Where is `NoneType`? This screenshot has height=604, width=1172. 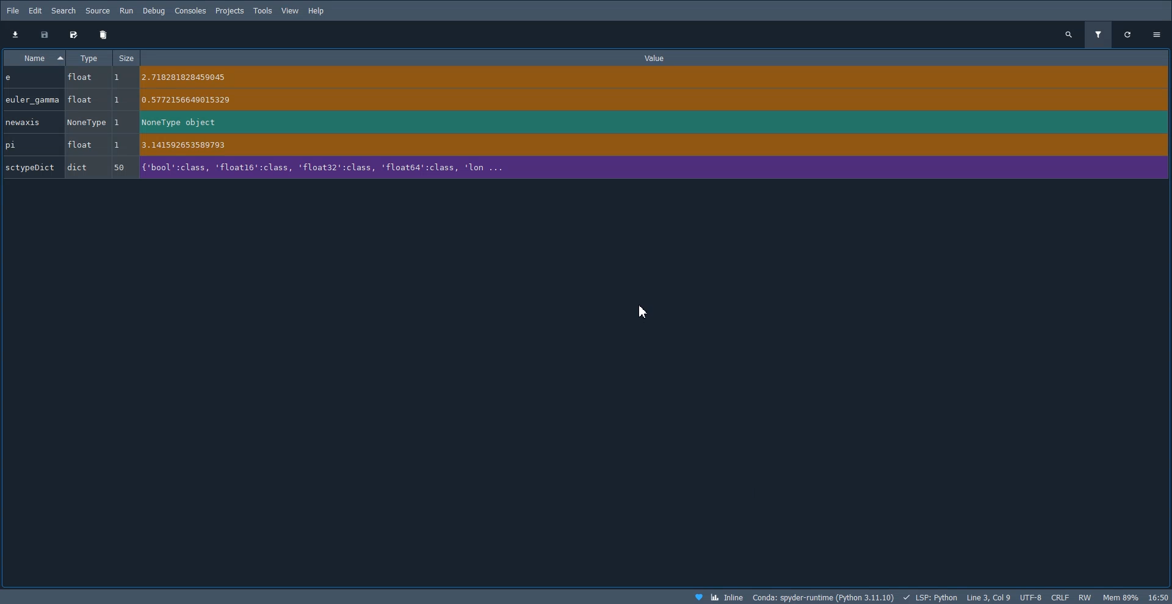
NoneType is located at coordinates (88, 123).